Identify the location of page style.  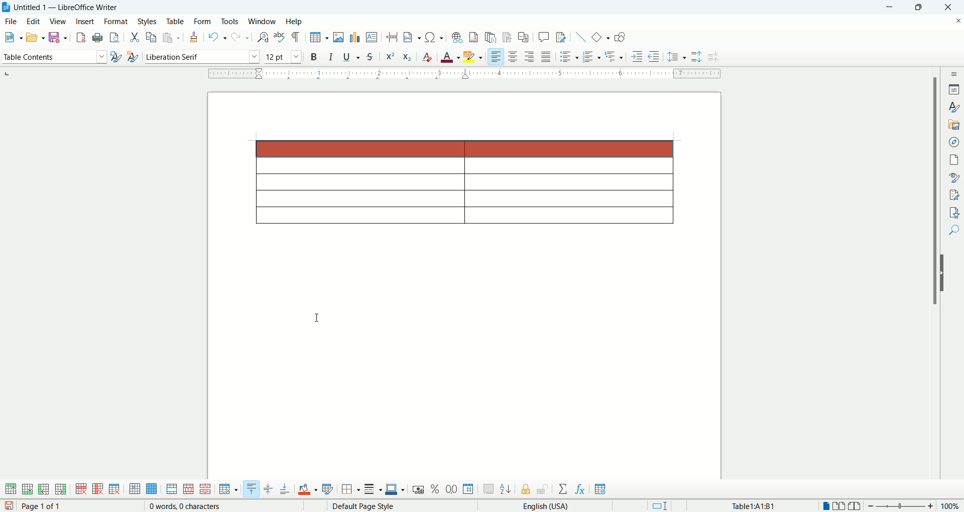
(390, 506).